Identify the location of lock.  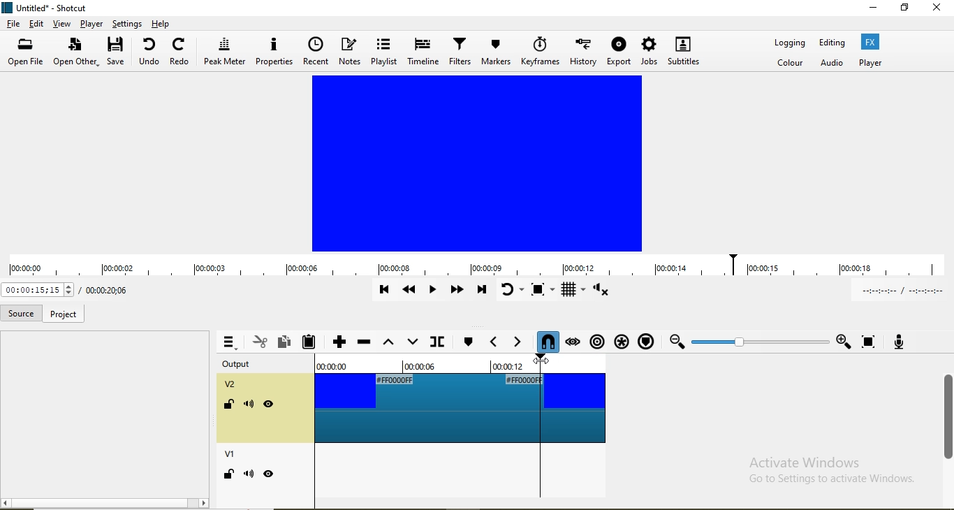
(227, 477).